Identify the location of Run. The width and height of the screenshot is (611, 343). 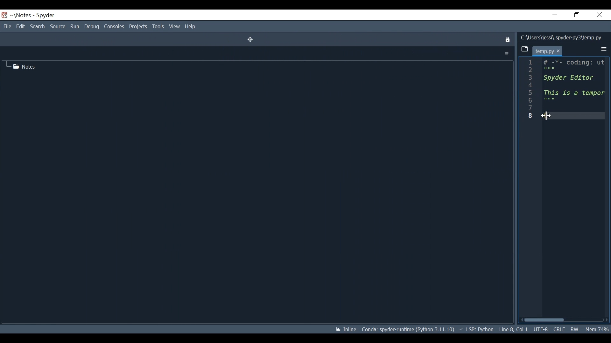
(74, 26).